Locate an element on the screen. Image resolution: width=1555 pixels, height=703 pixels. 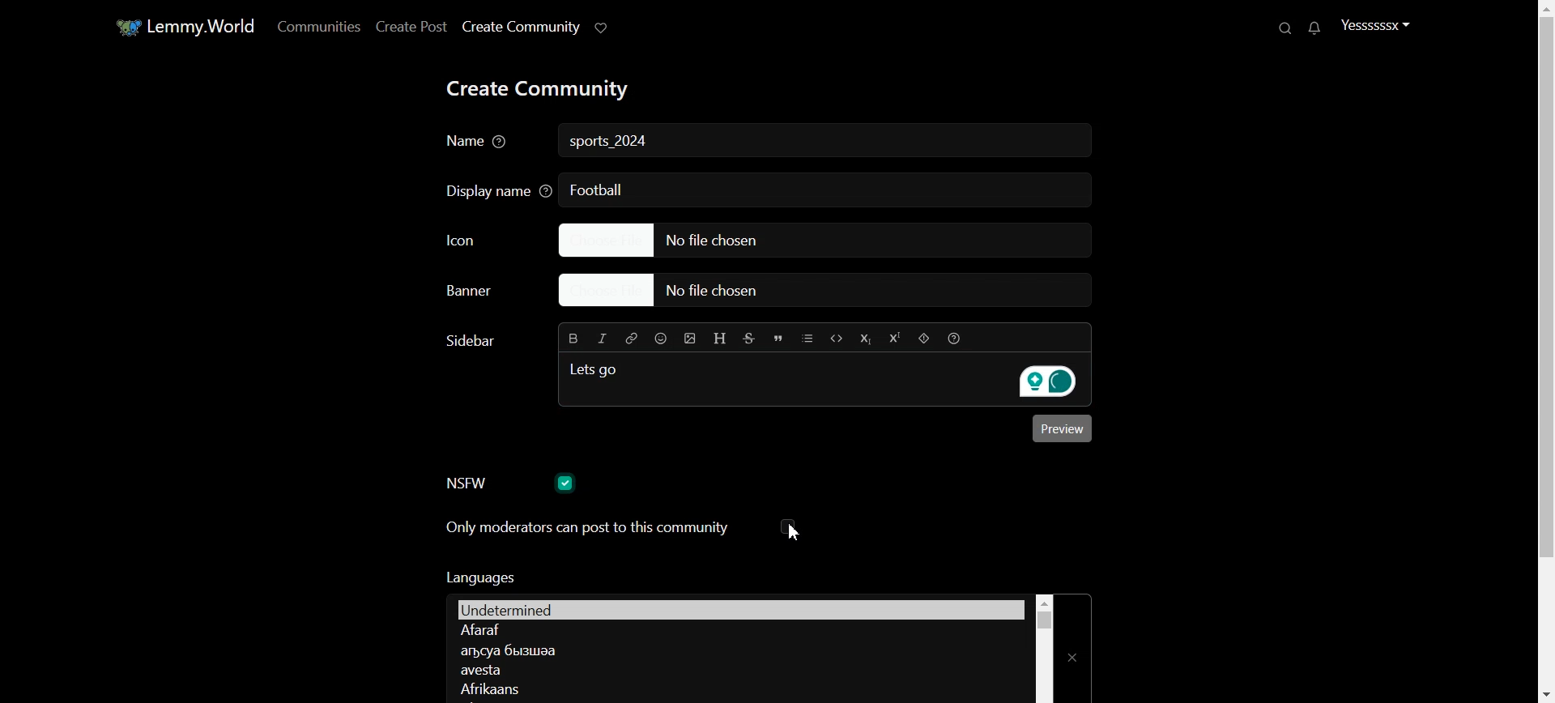
Language is located at coordinates (738, 670).